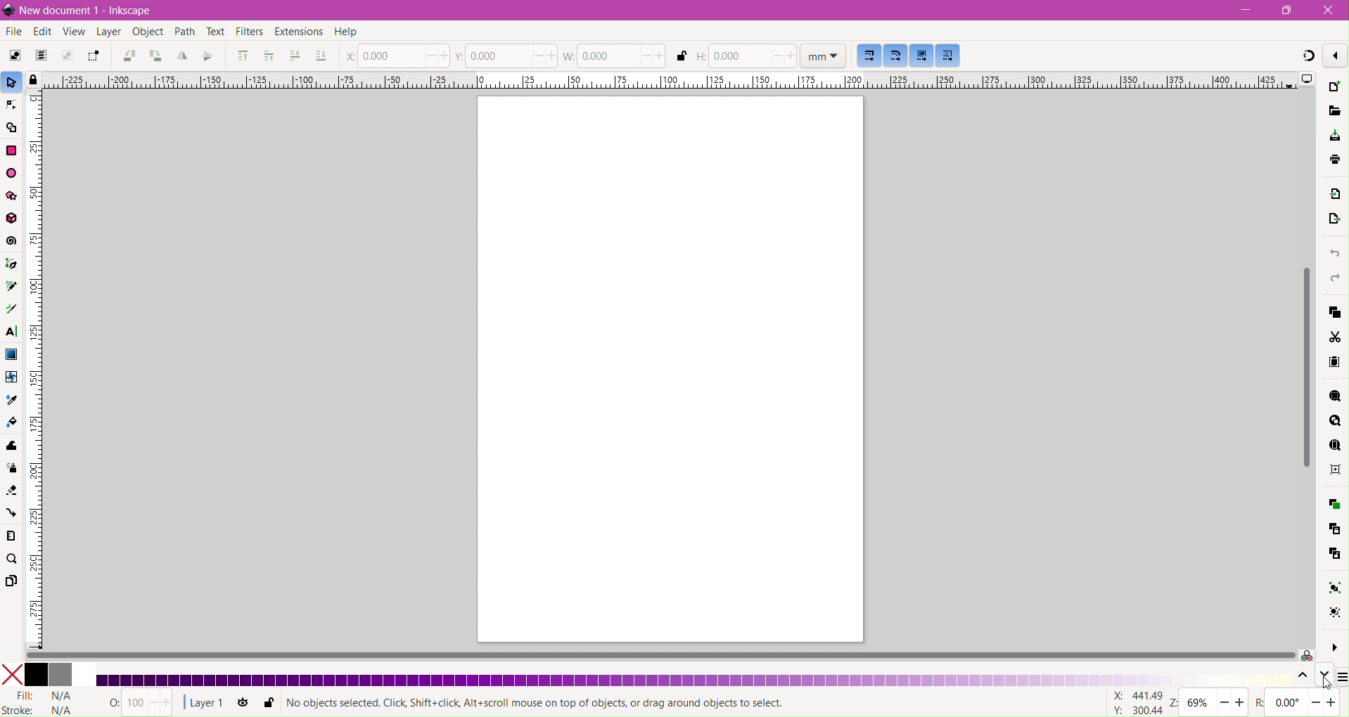 The width and height of the screenshot is (1349, 717). Describe the element at coordinates (11, 332) in the screenshot. I see `Text Tool` at that location.